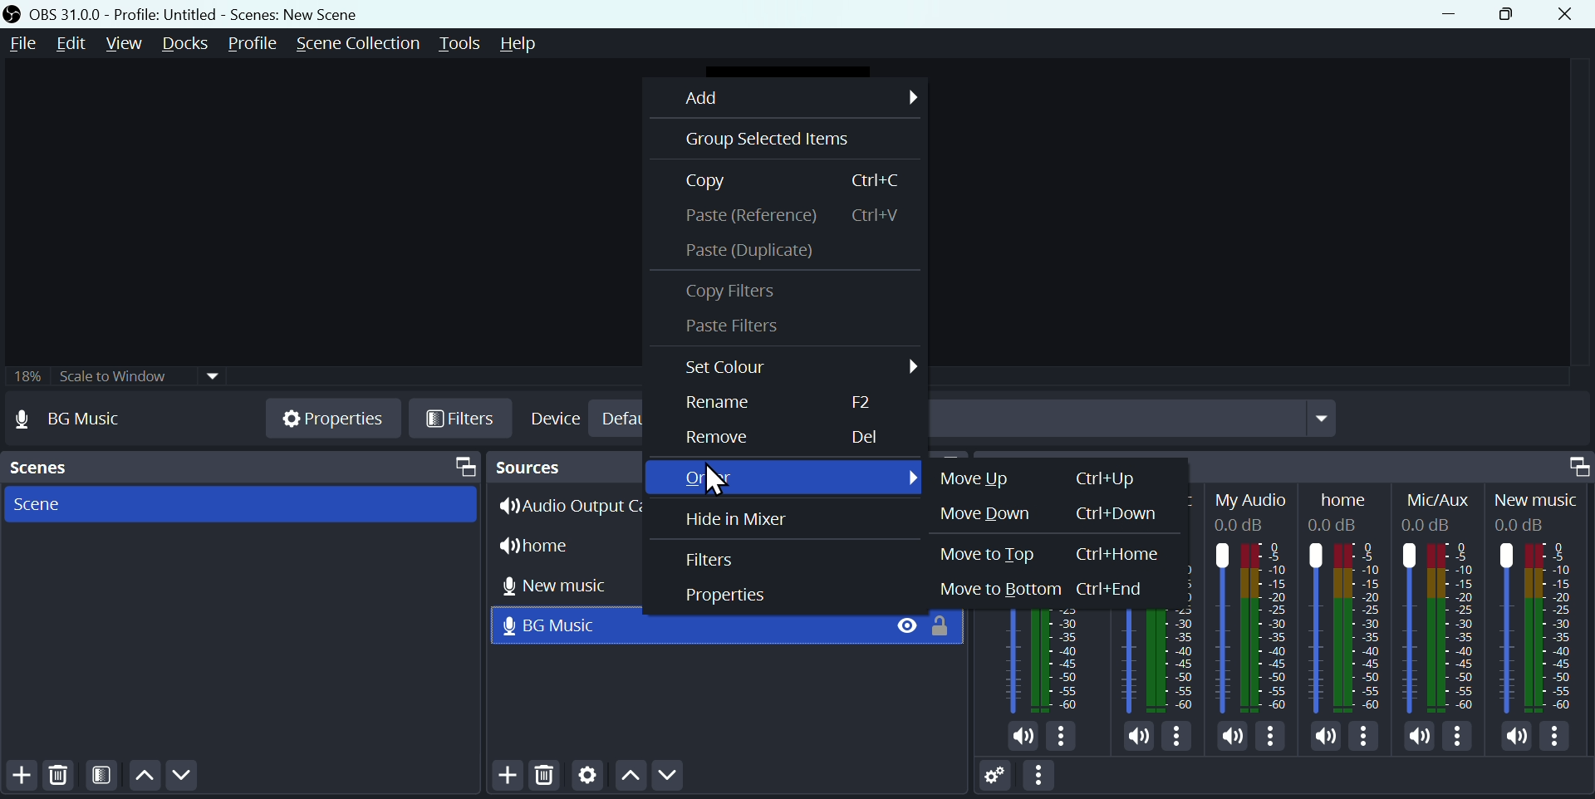 This screenshot has height=799, width=1595. Describe the element at coordinates (56, 779) in the screenshot. I see `Delete` at that location.